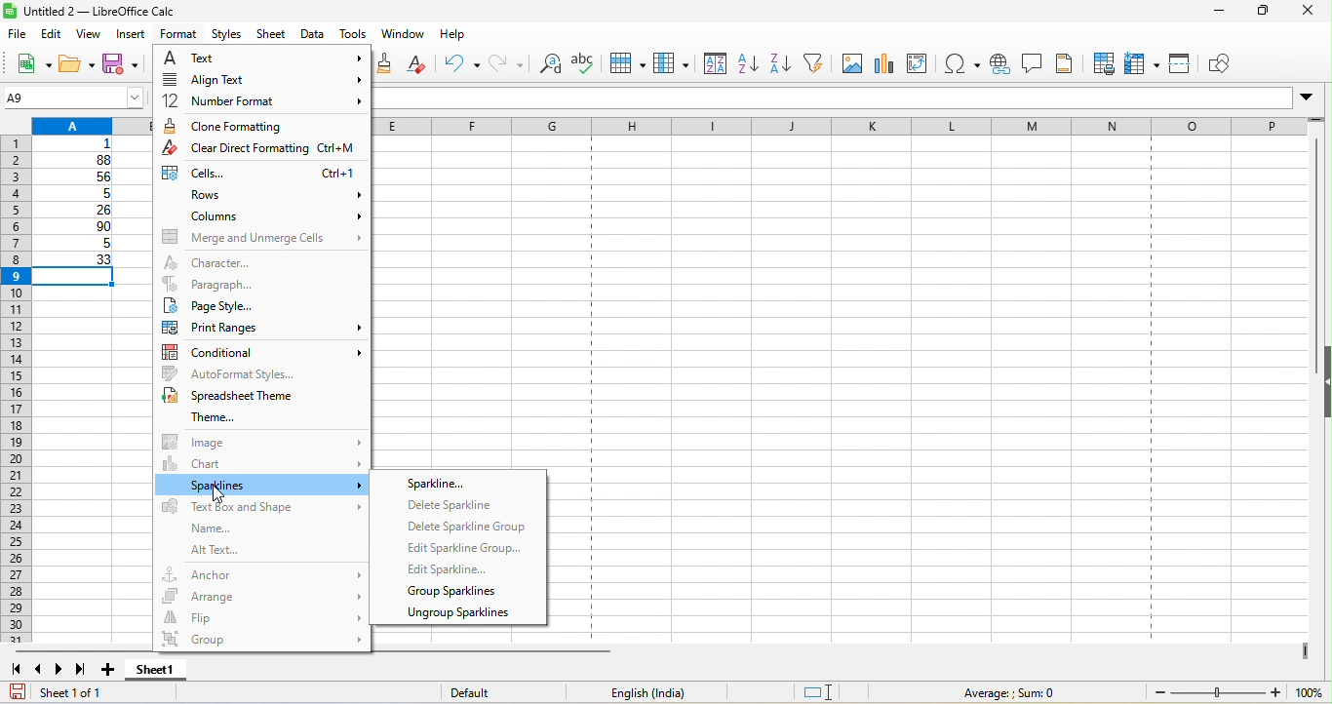 The image size is (1332, 704). I want to click on chart, so click(884, 63).